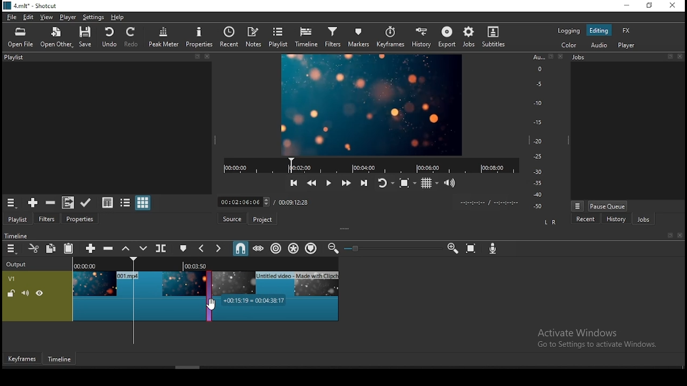  I want to click on markers, so click(362, 36).